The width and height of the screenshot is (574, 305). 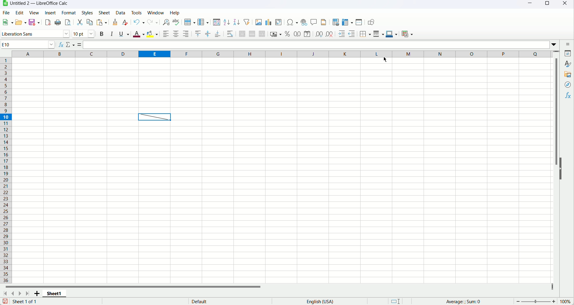 What do you see at coordinates (139, 22) in the screenshot?
I see `Undo` at bounding box center [139, 22].